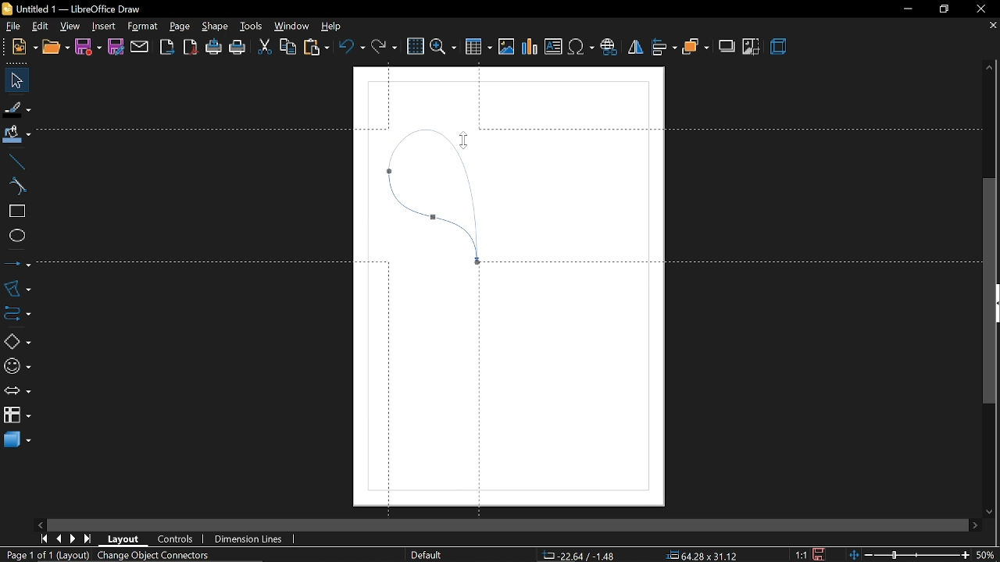  I want to click on restore down, so click(942, 9).